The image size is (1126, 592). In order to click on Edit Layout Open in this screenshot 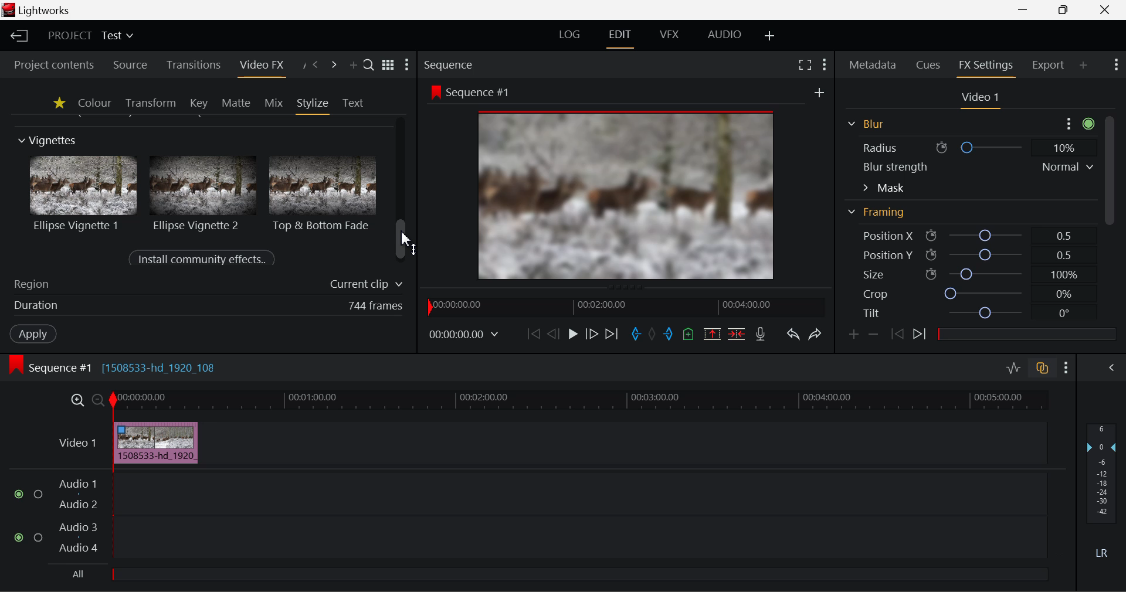, I will do `click(622, 36)`.